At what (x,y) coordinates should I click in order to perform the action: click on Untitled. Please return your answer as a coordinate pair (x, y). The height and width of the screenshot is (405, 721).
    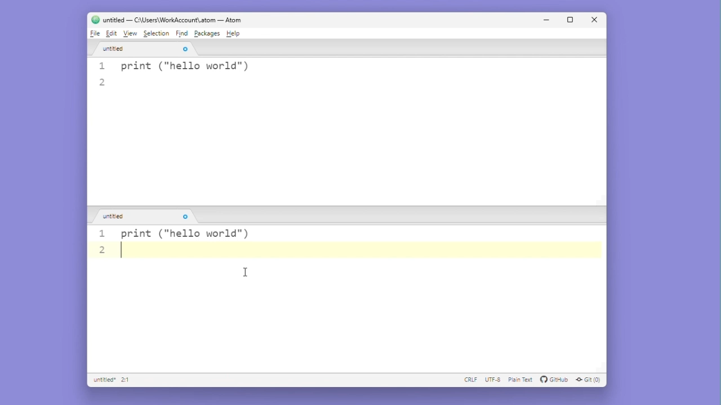
    Looking at the image, I should click on (144, 51).